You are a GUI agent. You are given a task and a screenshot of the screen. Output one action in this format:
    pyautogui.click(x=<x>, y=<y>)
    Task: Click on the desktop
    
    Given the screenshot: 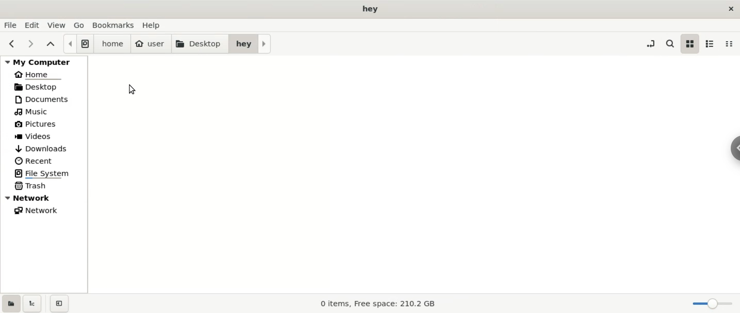 What is the action you would take?
    pyautogui.click(x=44, y=87)
    